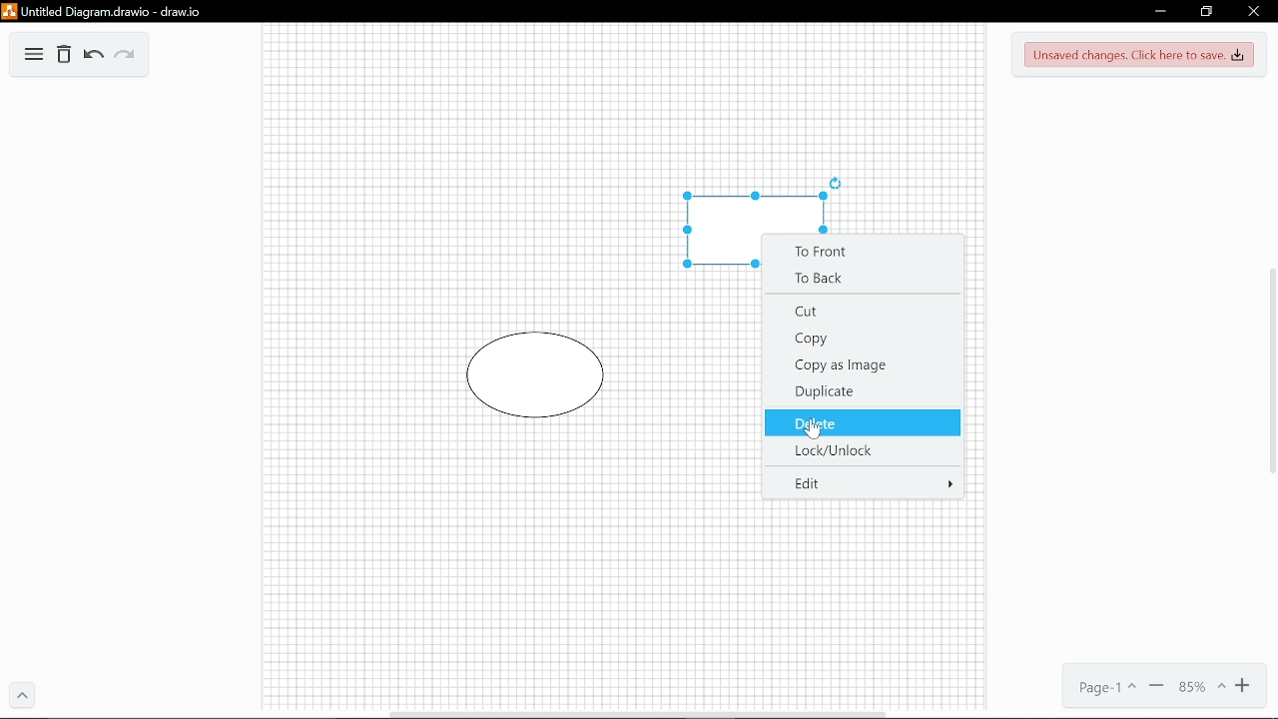 Image resolution: width=1278 pixels, height=719 pixels. What do you see at coordinates (1156, 688) in the screenshot?
I see `Zoom out` at bounding box center [1156, 688].